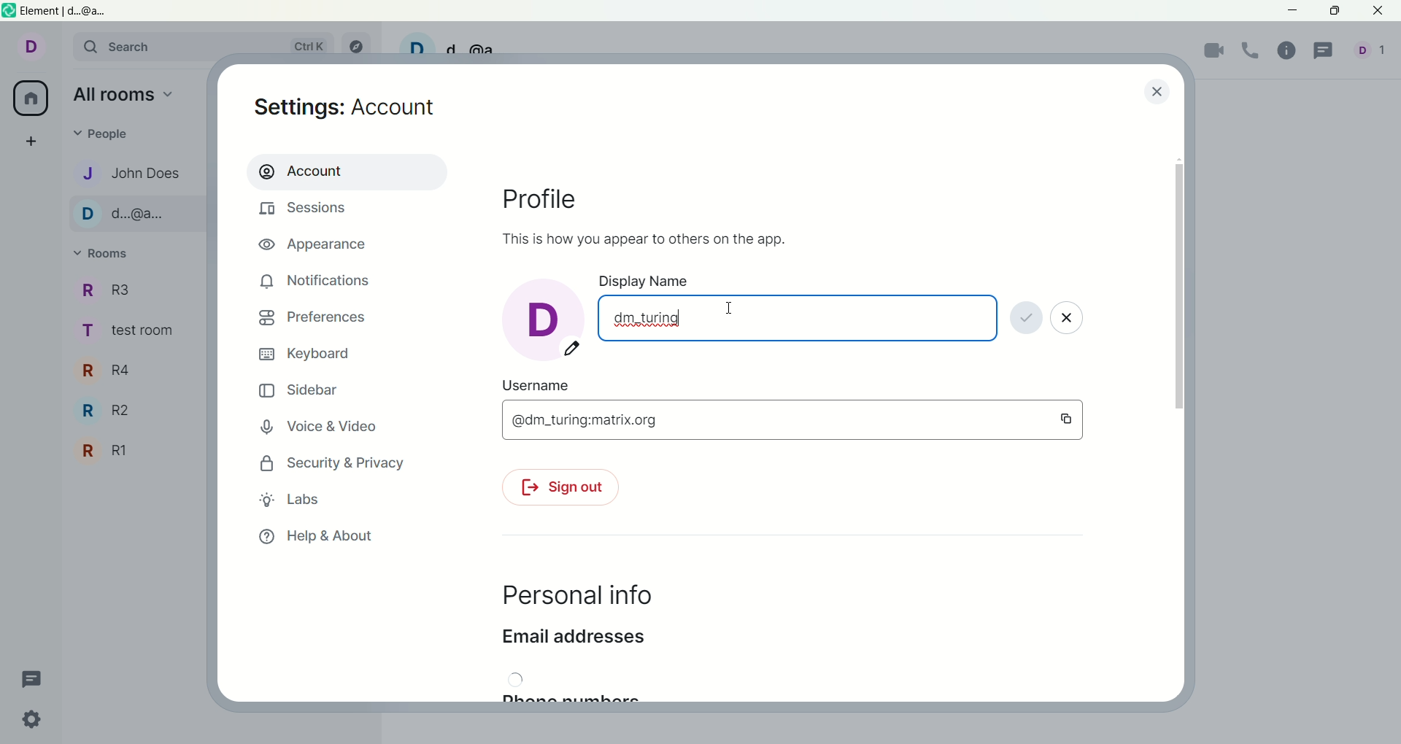 The width and height of the screenshot is (1401, 744). What do you see at coordinates (452, 45) in the screenshot?
I see `d d @a` at bounding box center [452, 45].